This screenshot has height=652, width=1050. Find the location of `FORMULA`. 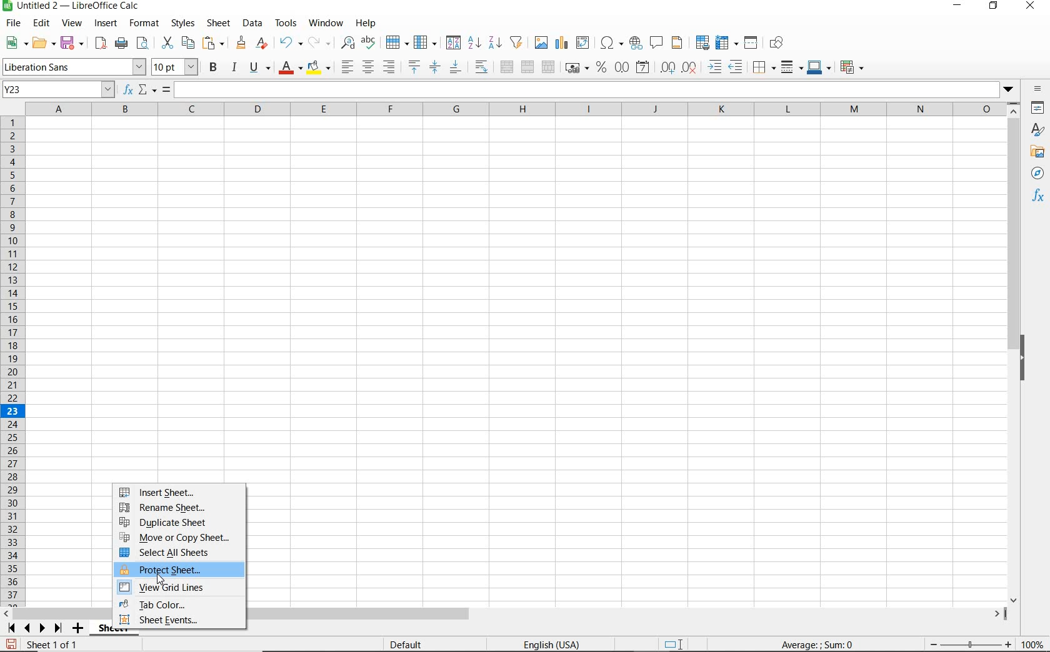

FORMULA is located at coordinates (818, 645).